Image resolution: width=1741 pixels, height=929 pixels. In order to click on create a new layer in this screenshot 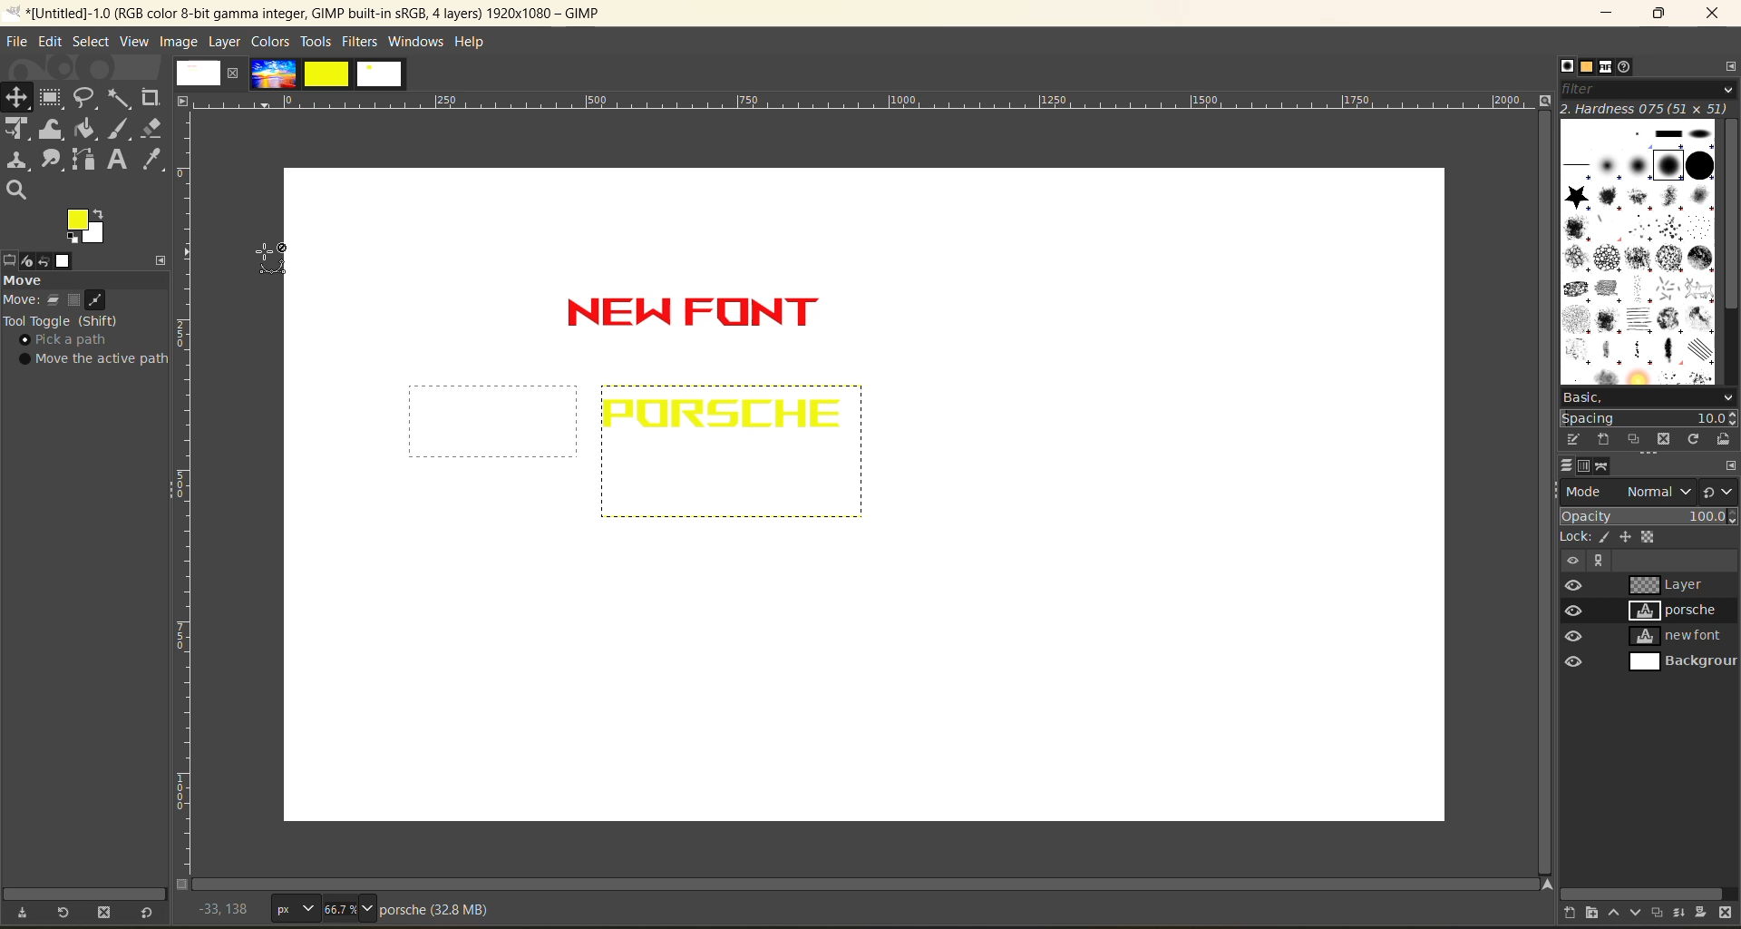, I will do `click(1562, 911)`.